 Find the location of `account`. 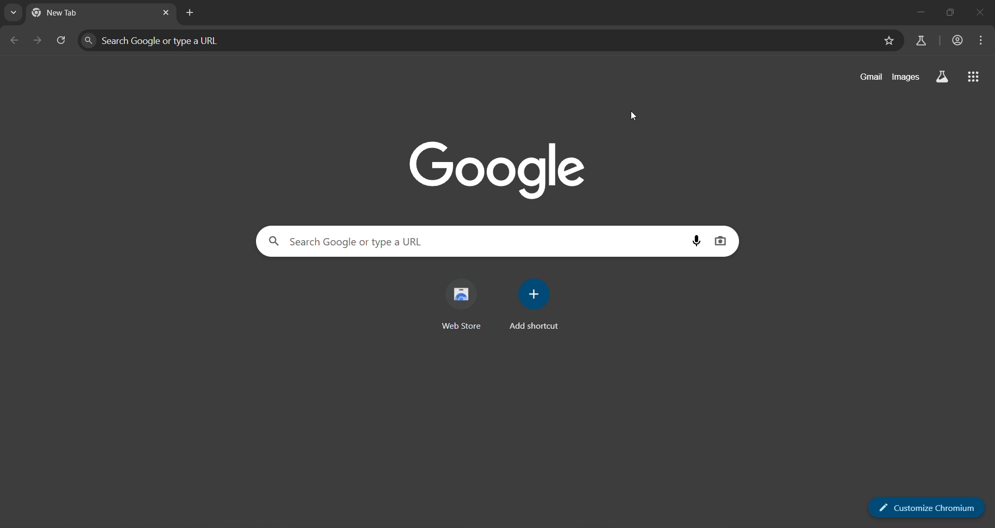

account is located at coordinates (955, 41).